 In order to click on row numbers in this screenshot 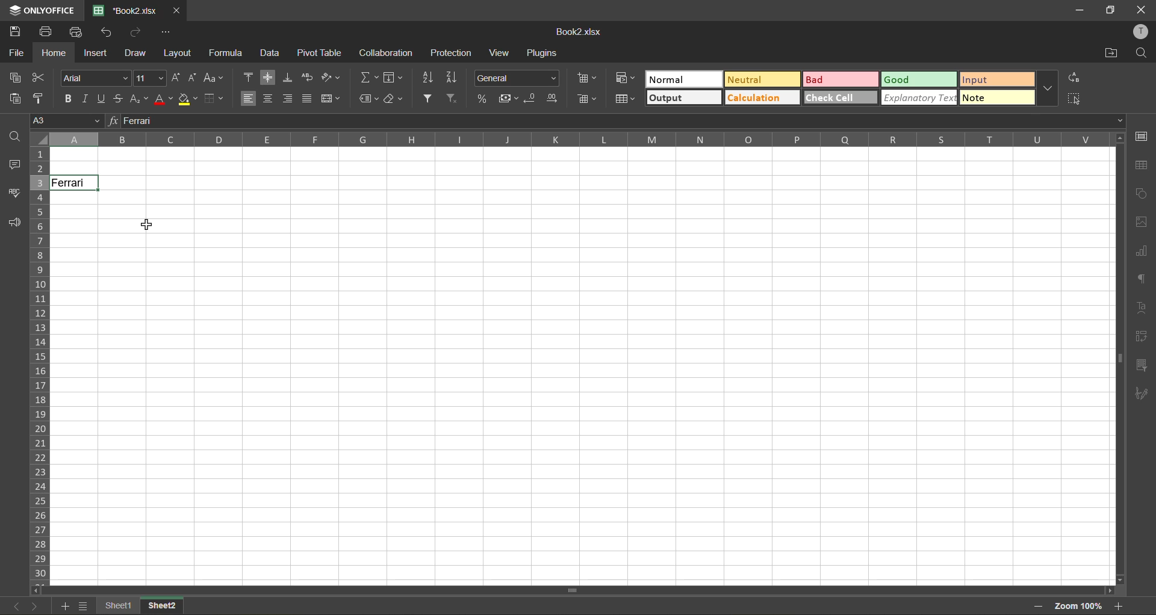, I will do `click(40, 363)`.